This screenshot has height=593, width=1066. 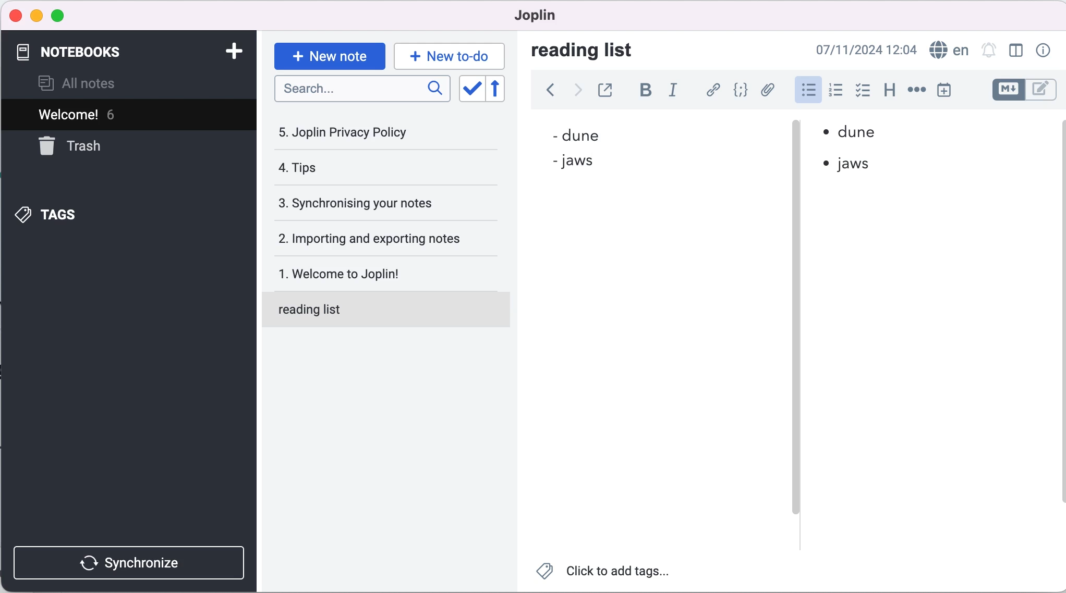 I want to click on trash, so click(x=81, y=151).